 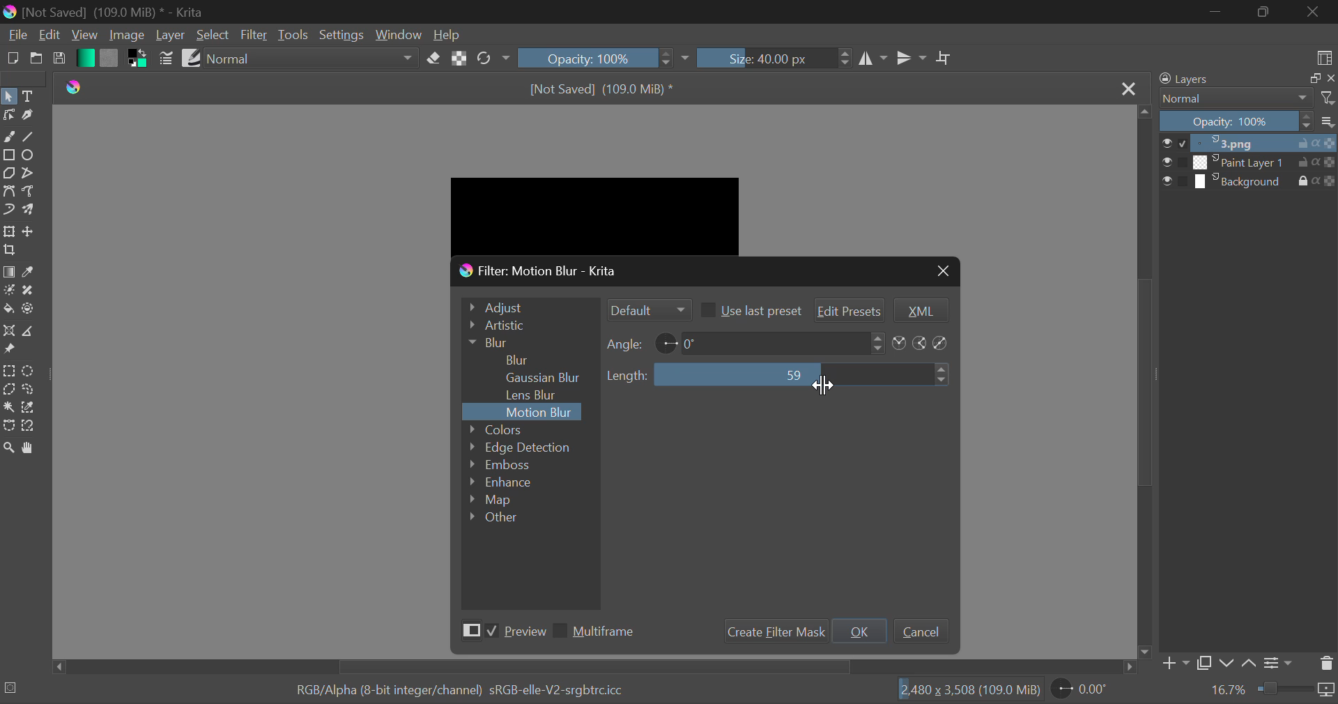 I want to click on Filter Mode, so click(x=647, y=309).